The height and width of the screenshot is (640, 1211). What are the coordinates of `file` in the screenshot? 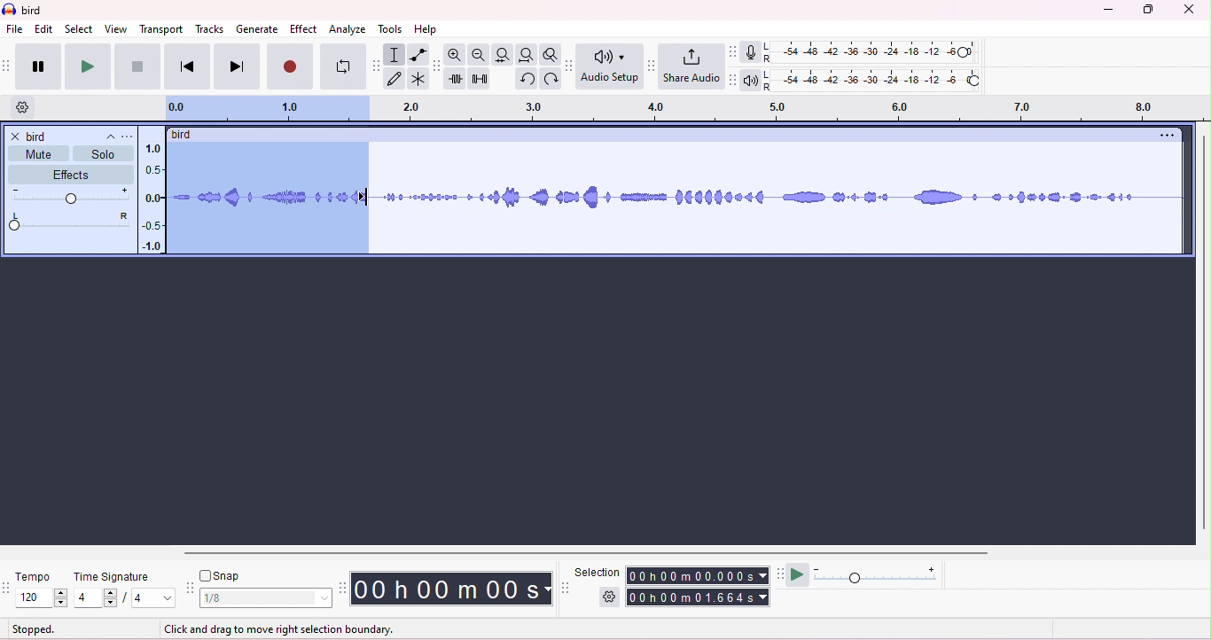 It's located at (14, 28).